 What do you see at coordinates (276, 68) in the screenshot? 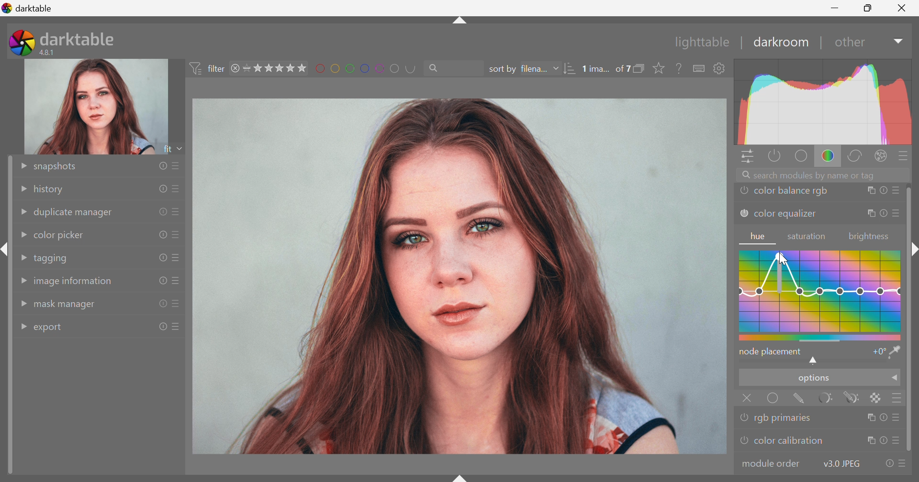
I see `range rating` at bounding box center [276, 68].